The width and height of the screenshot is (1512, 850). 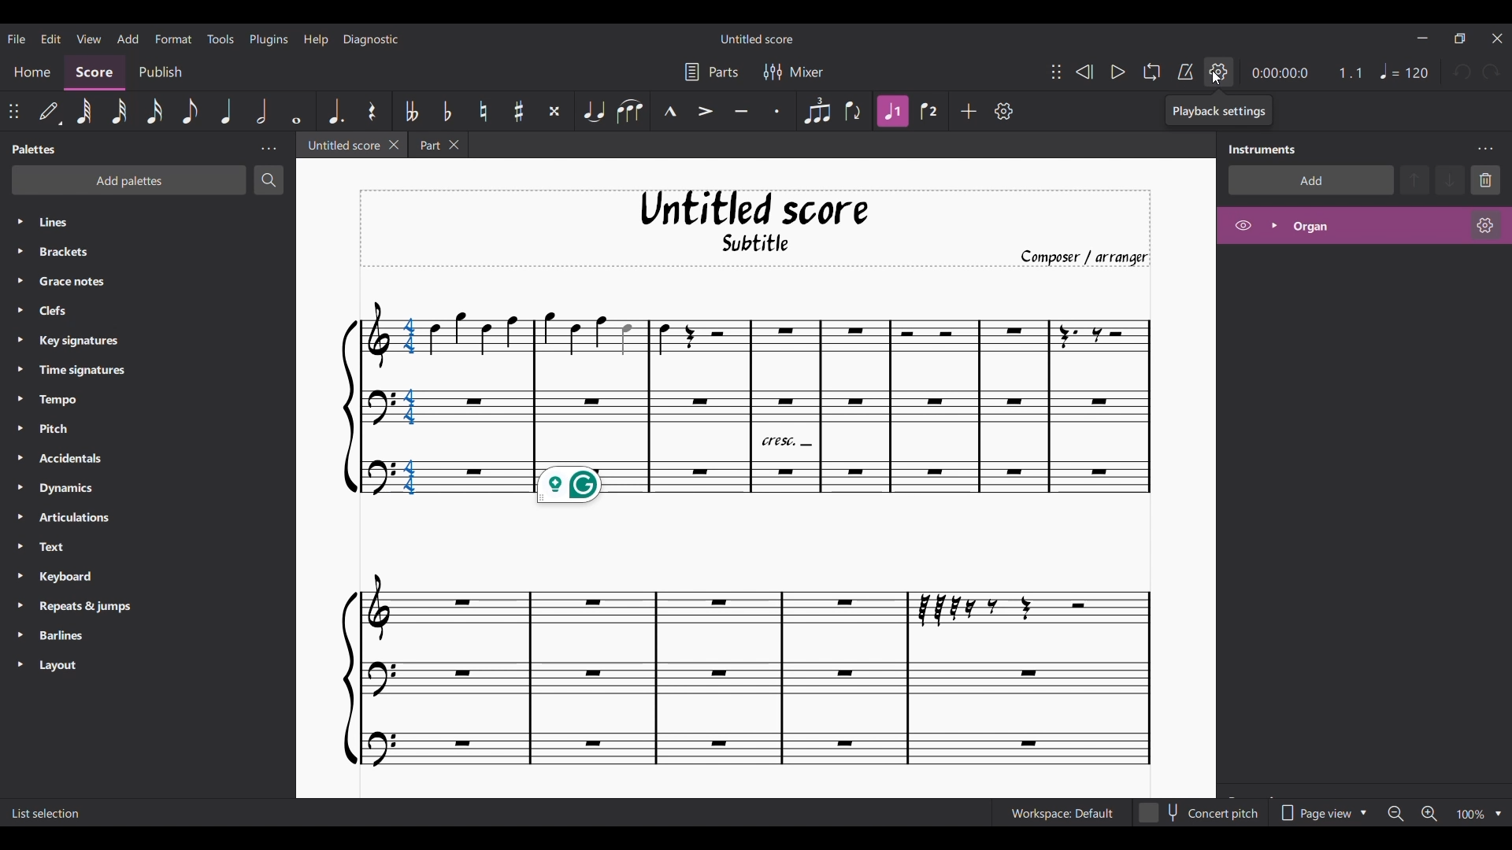 I want to click on Move selection down, so click(x=1451, y=179).